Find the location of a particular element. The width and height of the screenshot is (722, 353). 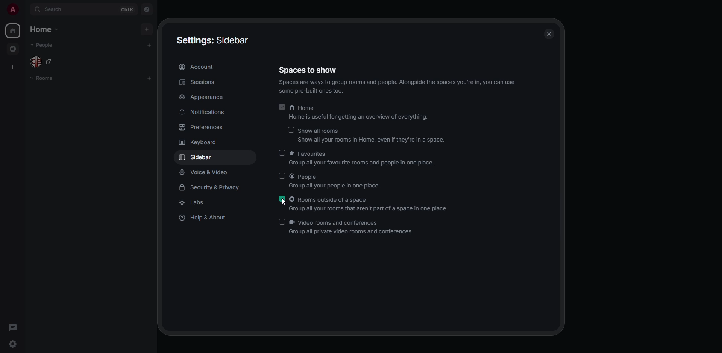

sessions is located at coordinates (200, 81).